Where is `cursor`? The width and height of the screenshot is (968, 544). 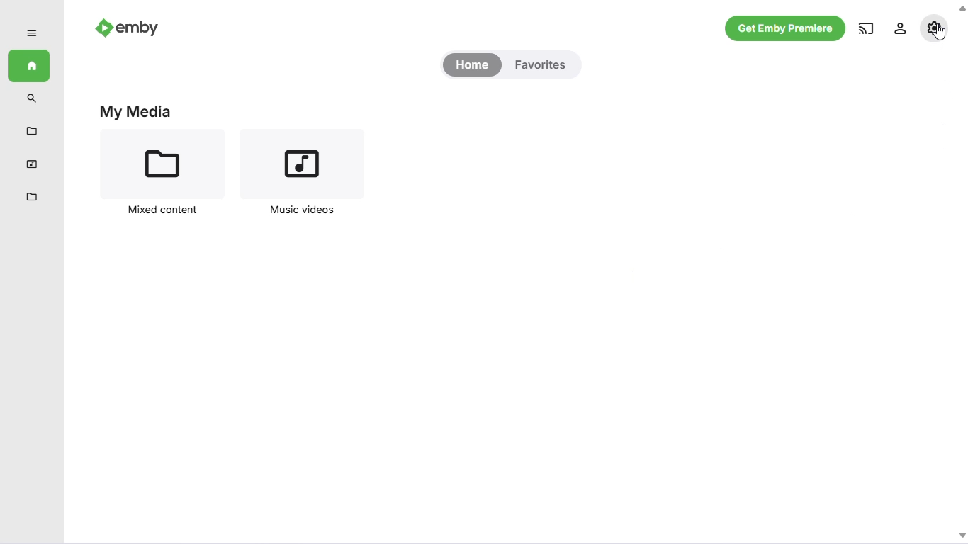 cursor is located at coordinates (939, 35).